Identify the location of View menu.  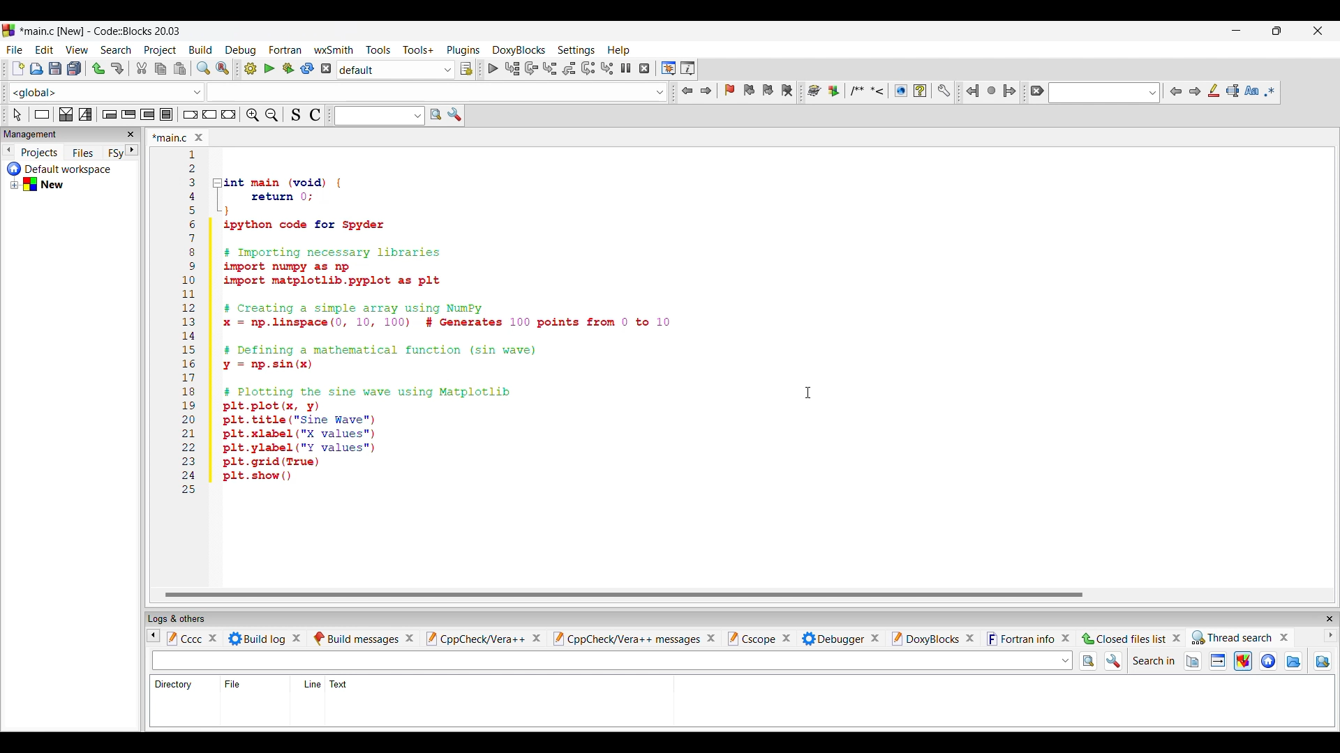
(77, 50).